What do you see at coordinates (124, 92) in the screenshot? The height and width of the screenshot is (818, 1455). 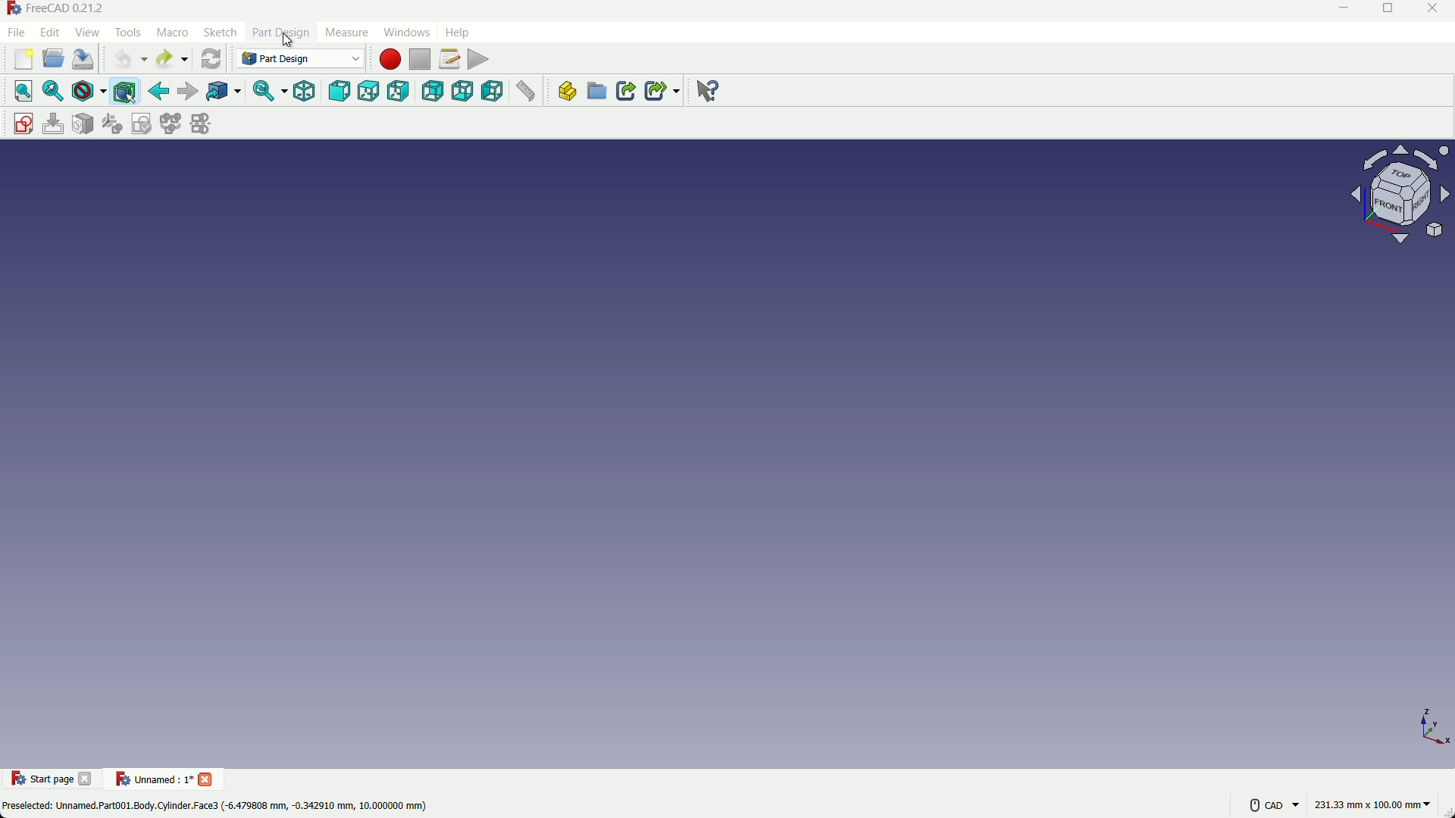 I see `bounding box` at bounding box center [124, 92].